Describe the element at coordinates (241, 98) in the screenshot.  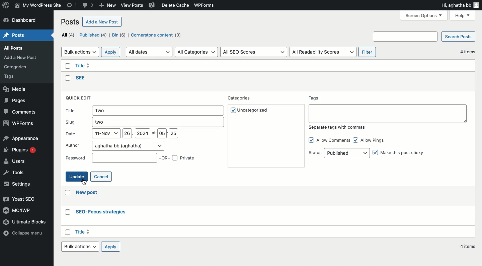
I see `Categories` at that location.